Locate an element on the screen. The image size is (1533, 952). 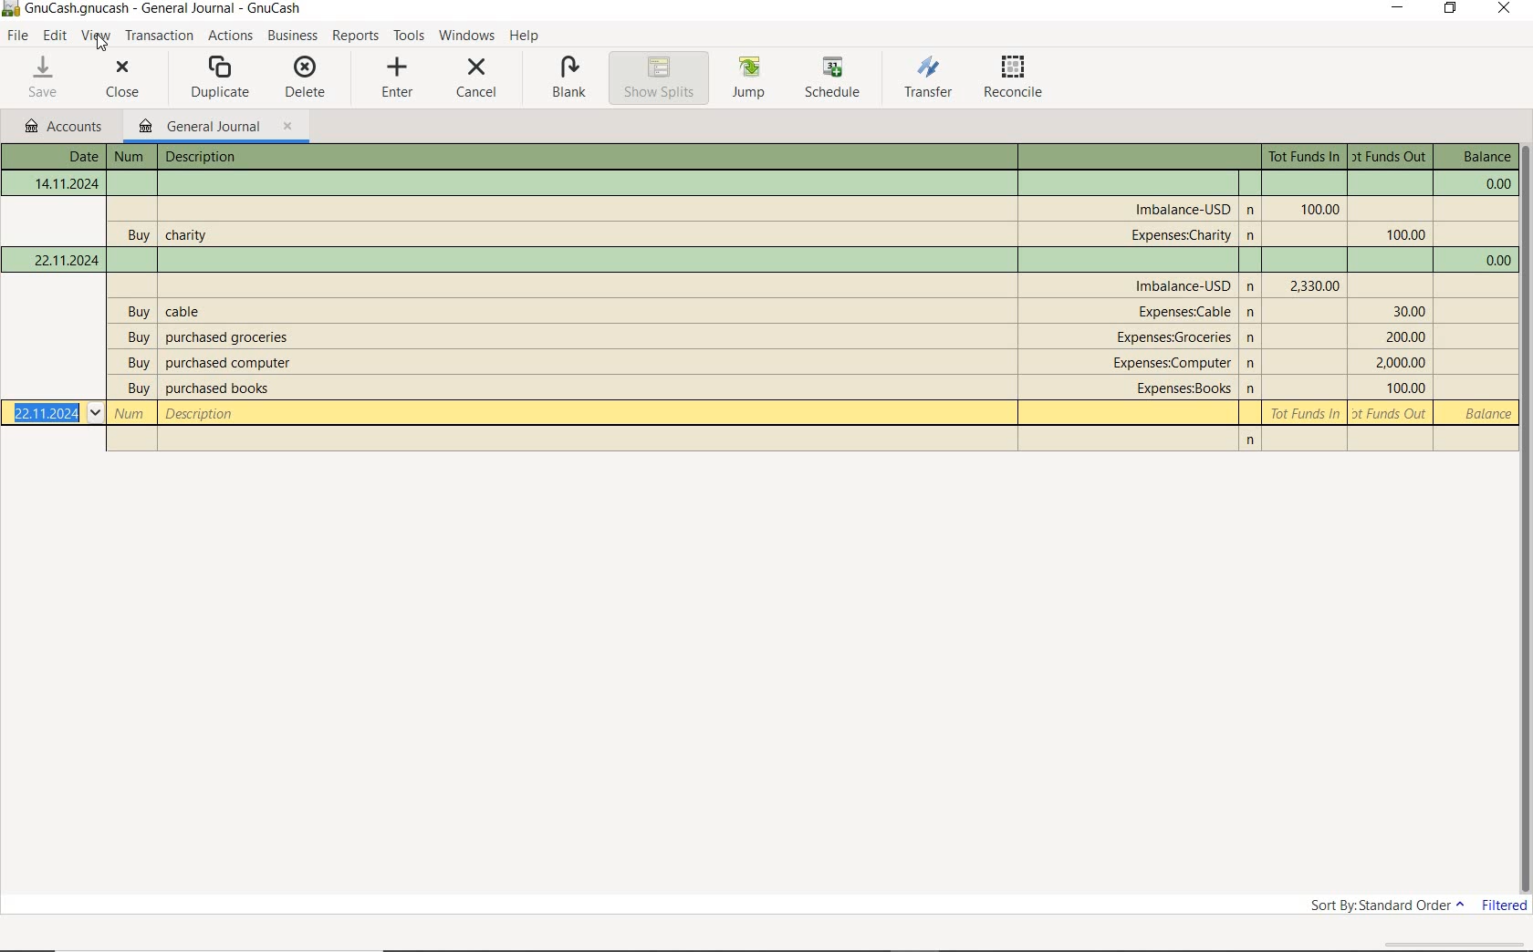
Date is located at coordinates (47, 413).